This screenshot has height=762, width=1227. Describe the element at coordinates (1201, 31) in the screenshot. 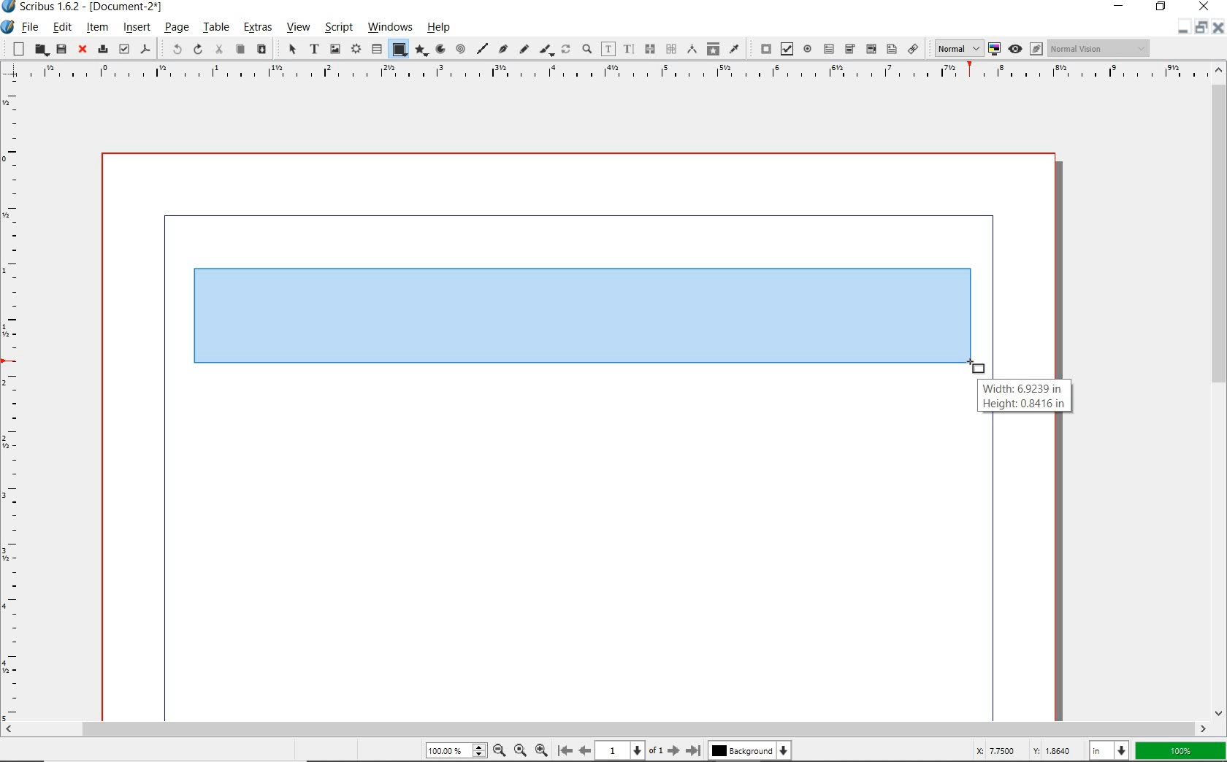

I see `restore` at that location.